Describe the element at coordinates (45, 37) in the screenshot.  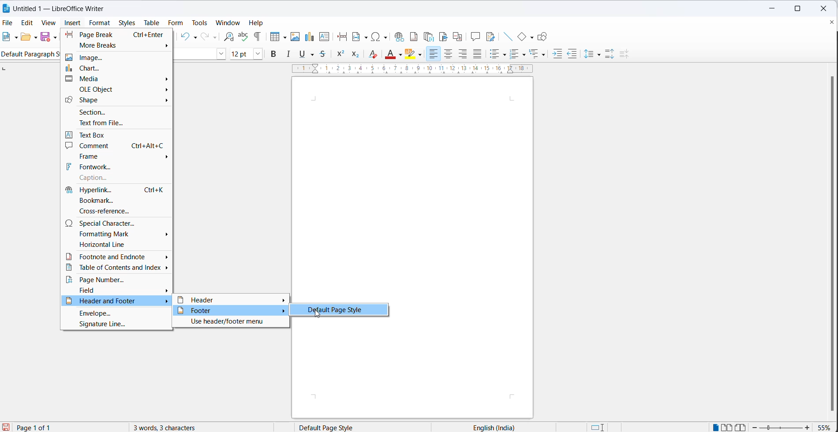
I see `save` at that location.